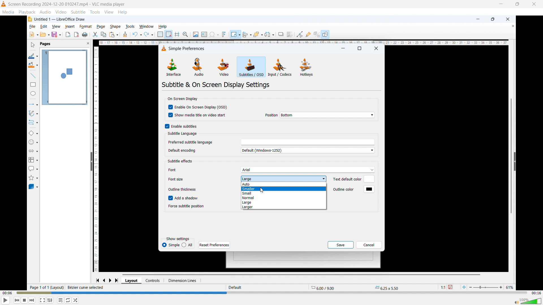  What do you see at coordinates (198, 115) in the screenshot?
I see `show media title and video start ` at bounding box center [198, 115].